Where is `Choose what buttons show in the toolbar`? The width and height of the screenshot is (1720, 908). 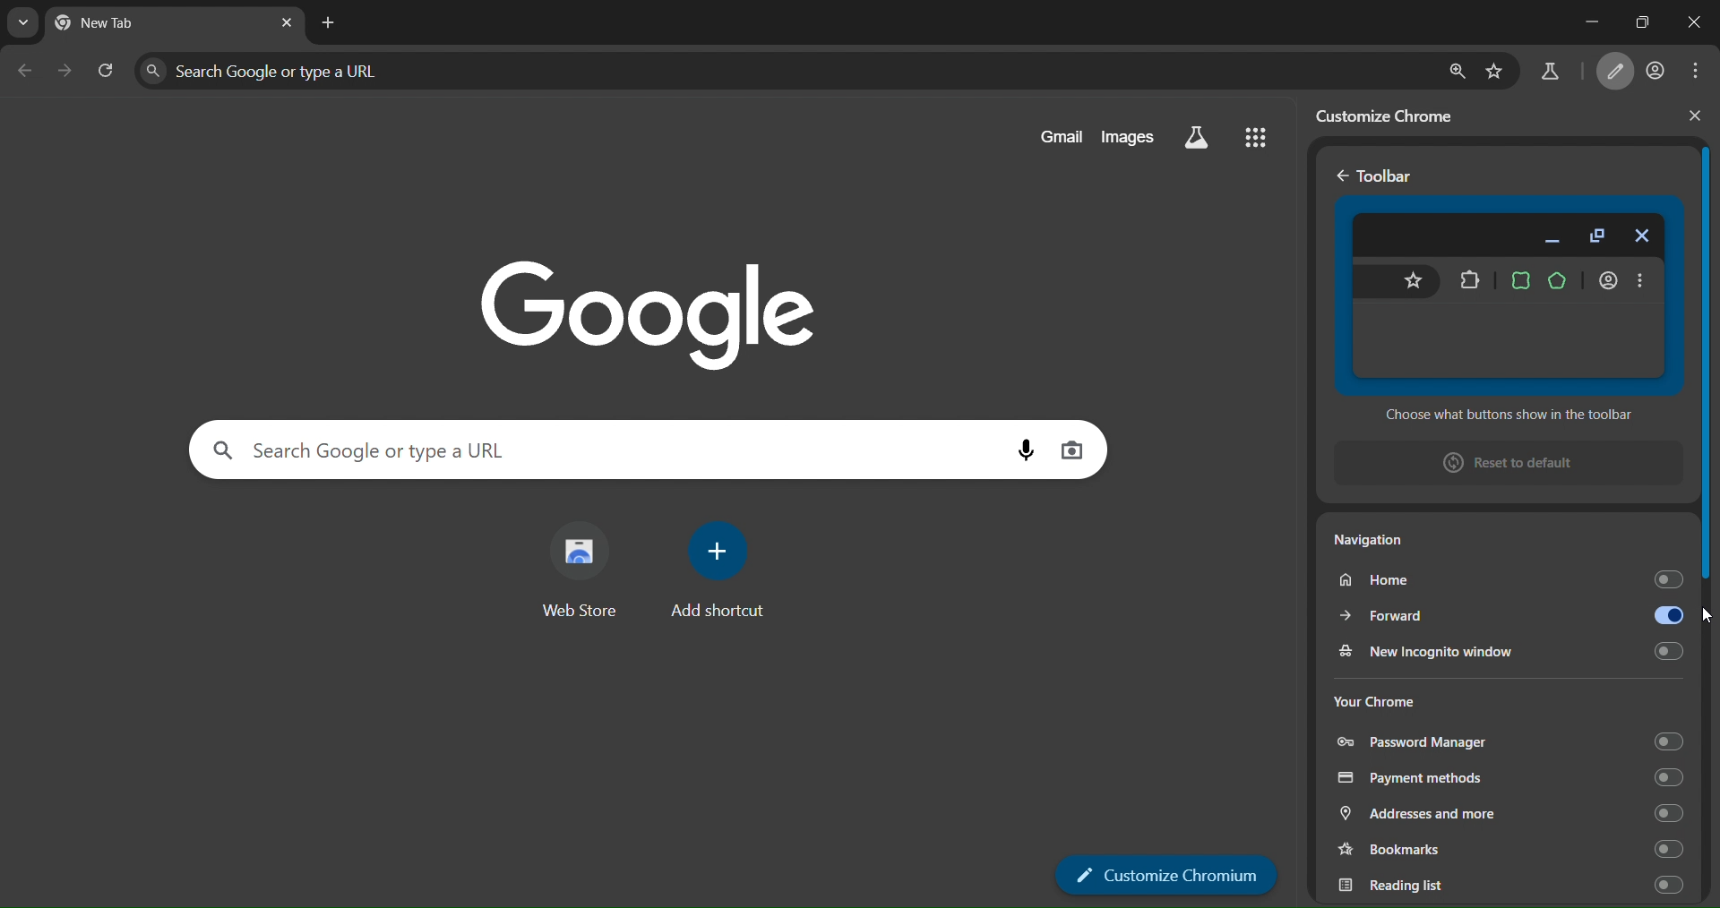 Choose what buttons show in the toolbar is located at coordinates (1502, 416).